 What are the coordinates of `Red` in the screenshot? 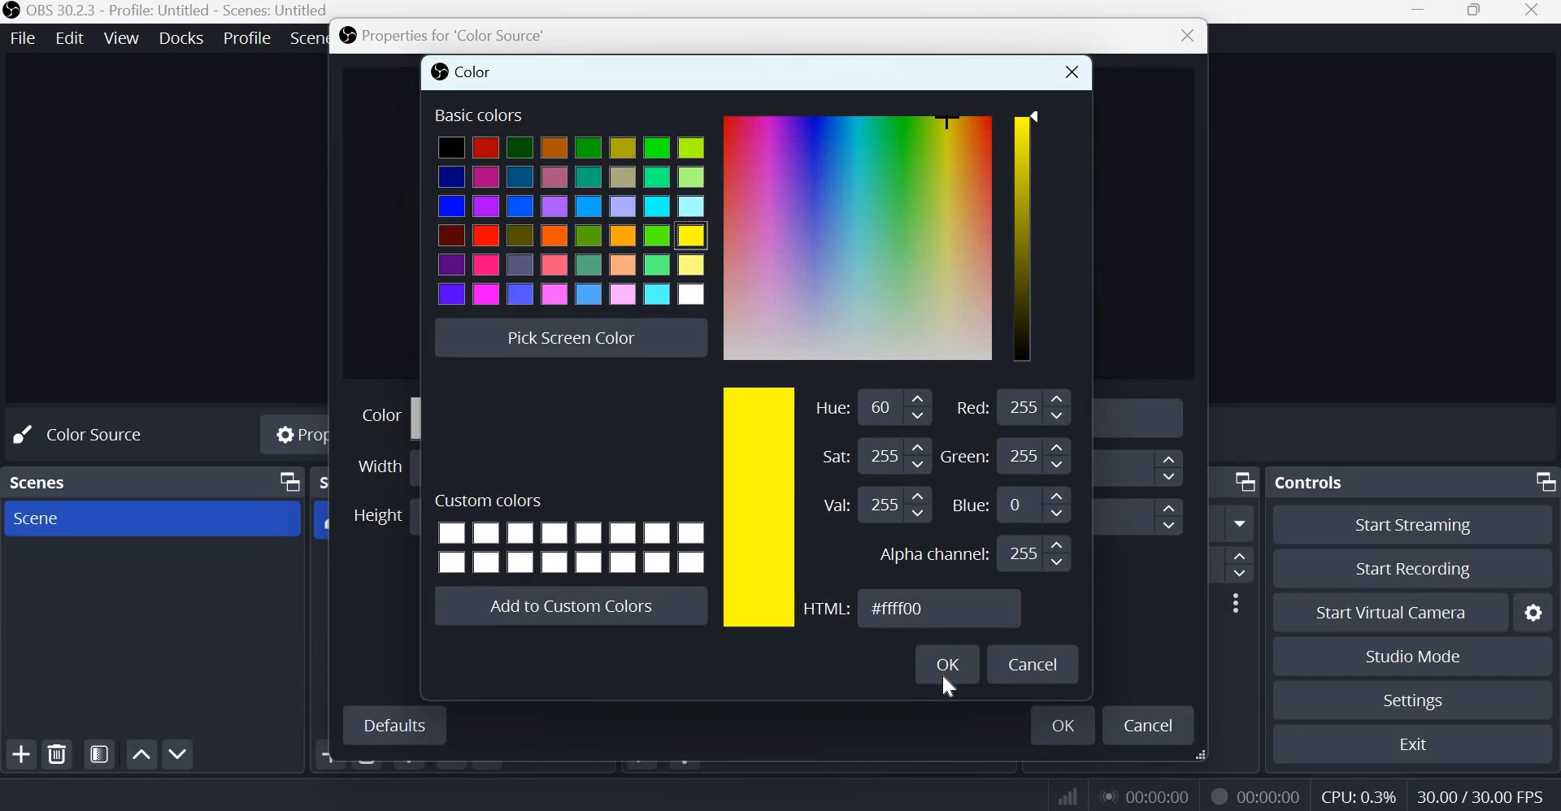 It's located at (972, 405).